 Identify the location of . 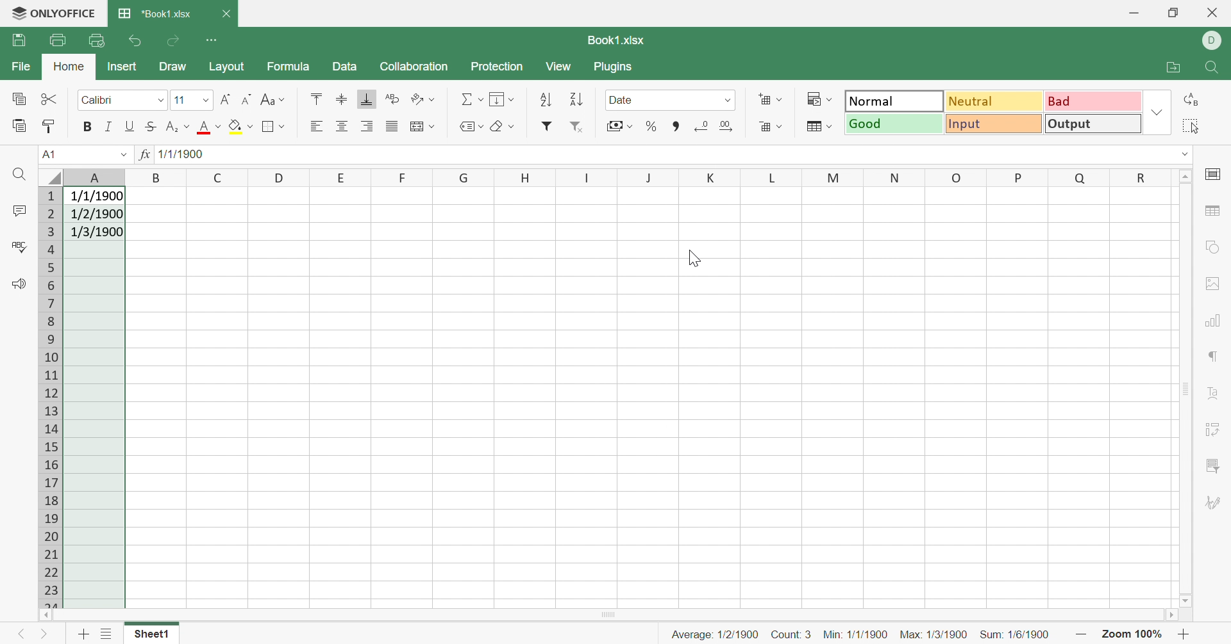
(1174, 14).